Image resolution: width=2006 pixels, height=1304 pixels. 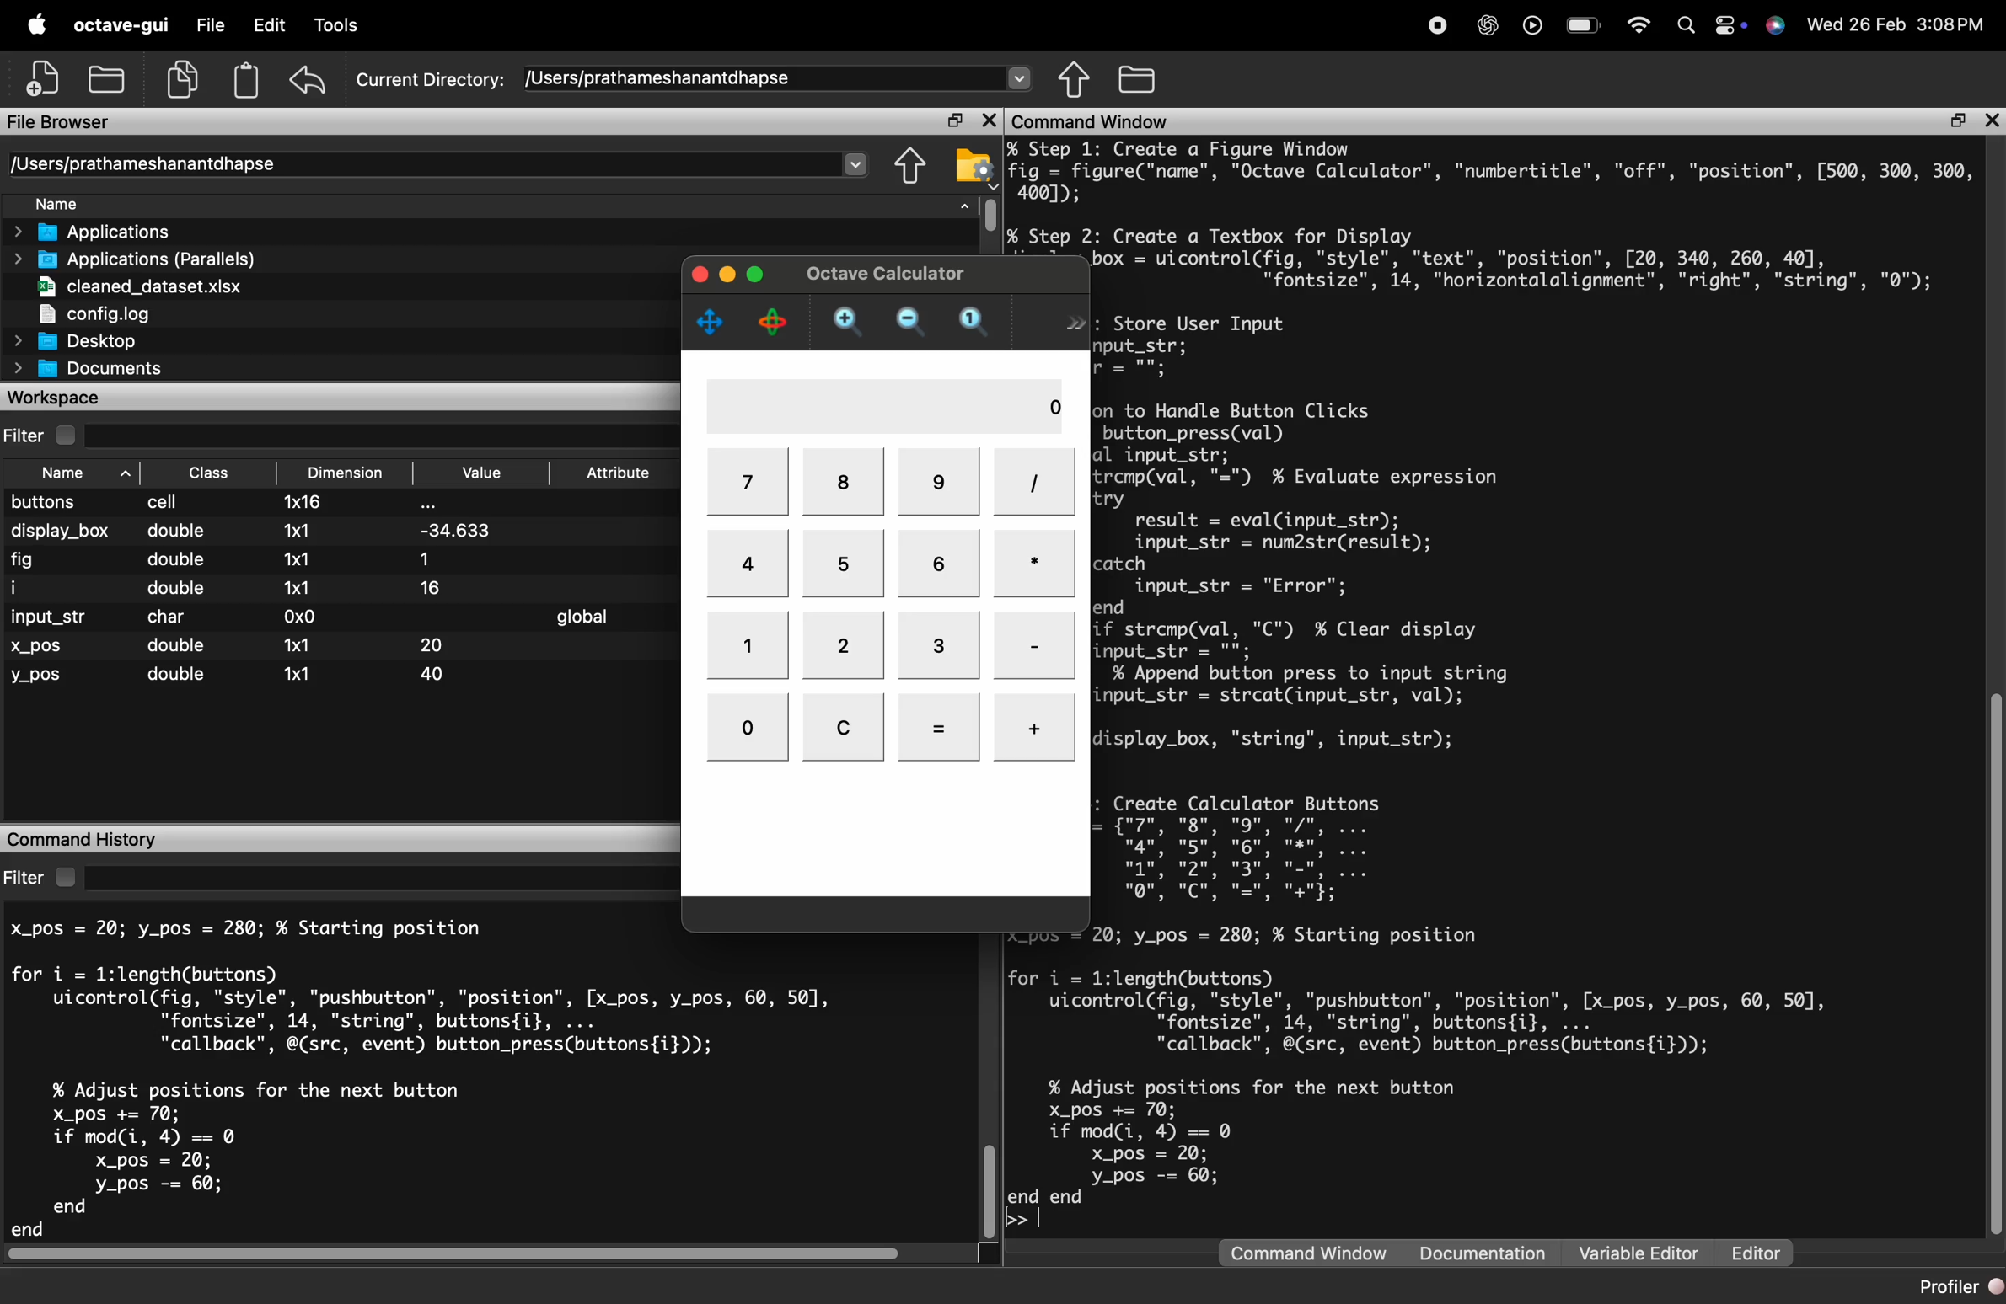 What do you see at coordinates (121, 27) in the screenshot?
I see `octave-gui` at bounding box center [121, 27].